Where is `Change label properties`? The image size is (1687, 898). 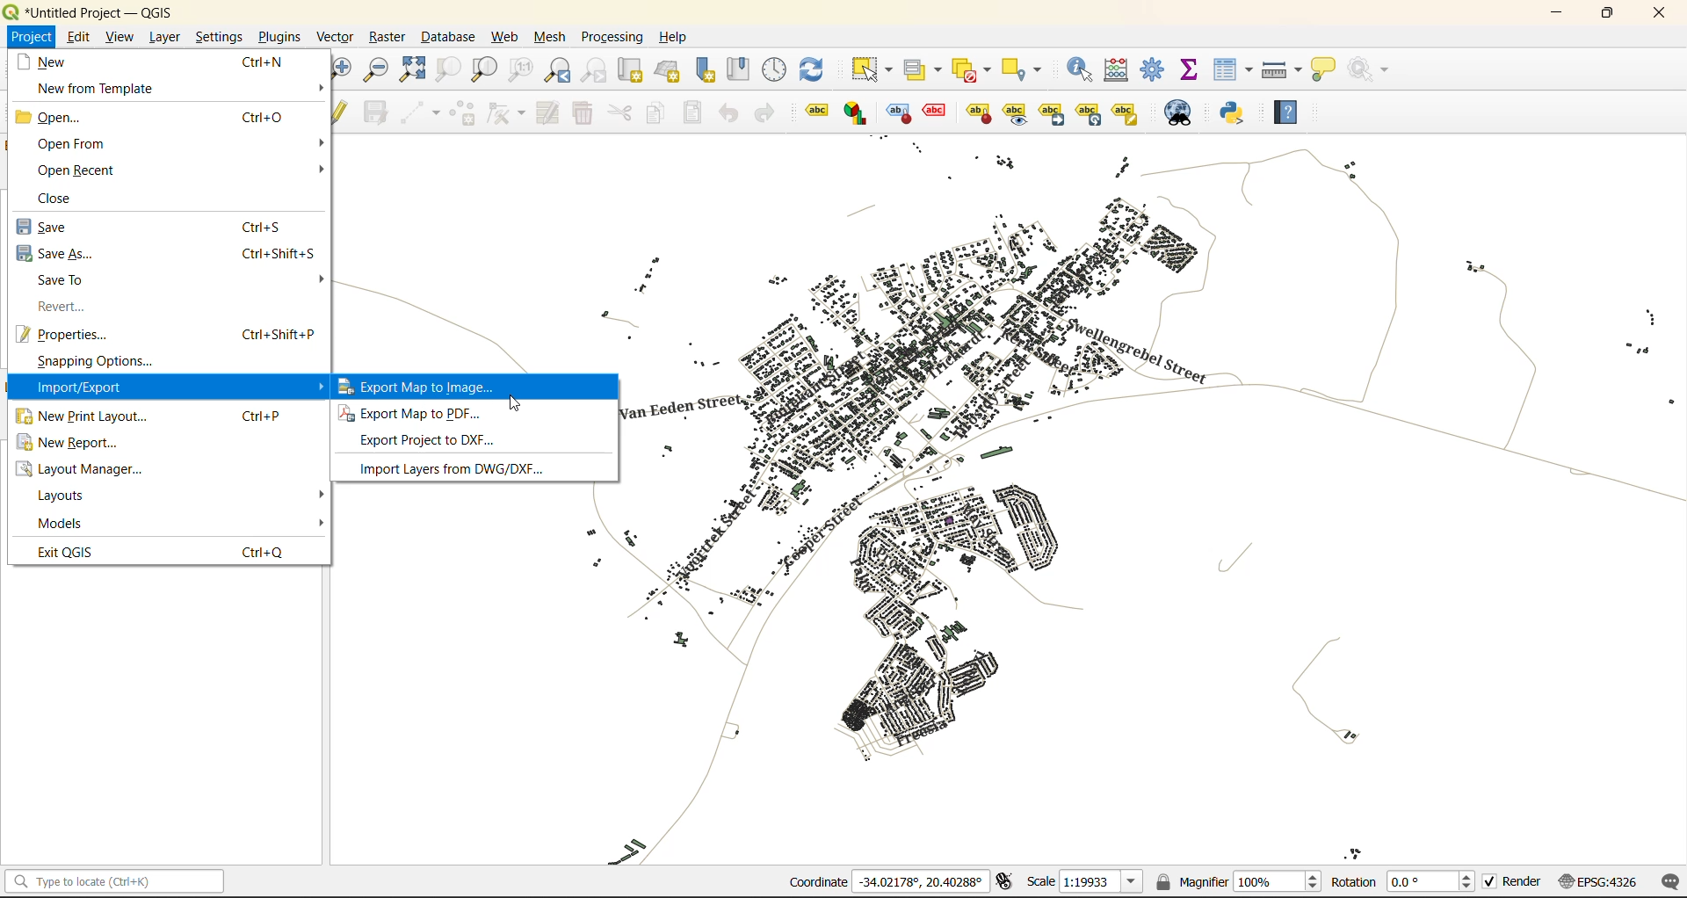
Change label properties is located at coordinates (1126, 112).